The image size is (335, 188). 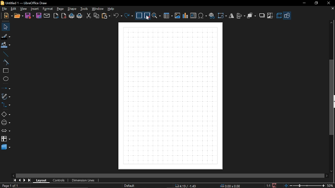 What do you see at coordinates (72, 16) in the screenshot?
I see `Print directly` at bounding box center [72, 16].